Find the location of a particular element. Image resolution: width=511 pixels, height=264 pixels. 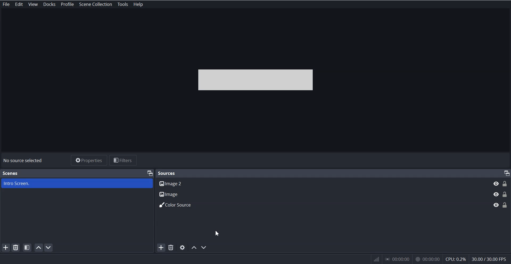

File is located at coordinates (6, 4).